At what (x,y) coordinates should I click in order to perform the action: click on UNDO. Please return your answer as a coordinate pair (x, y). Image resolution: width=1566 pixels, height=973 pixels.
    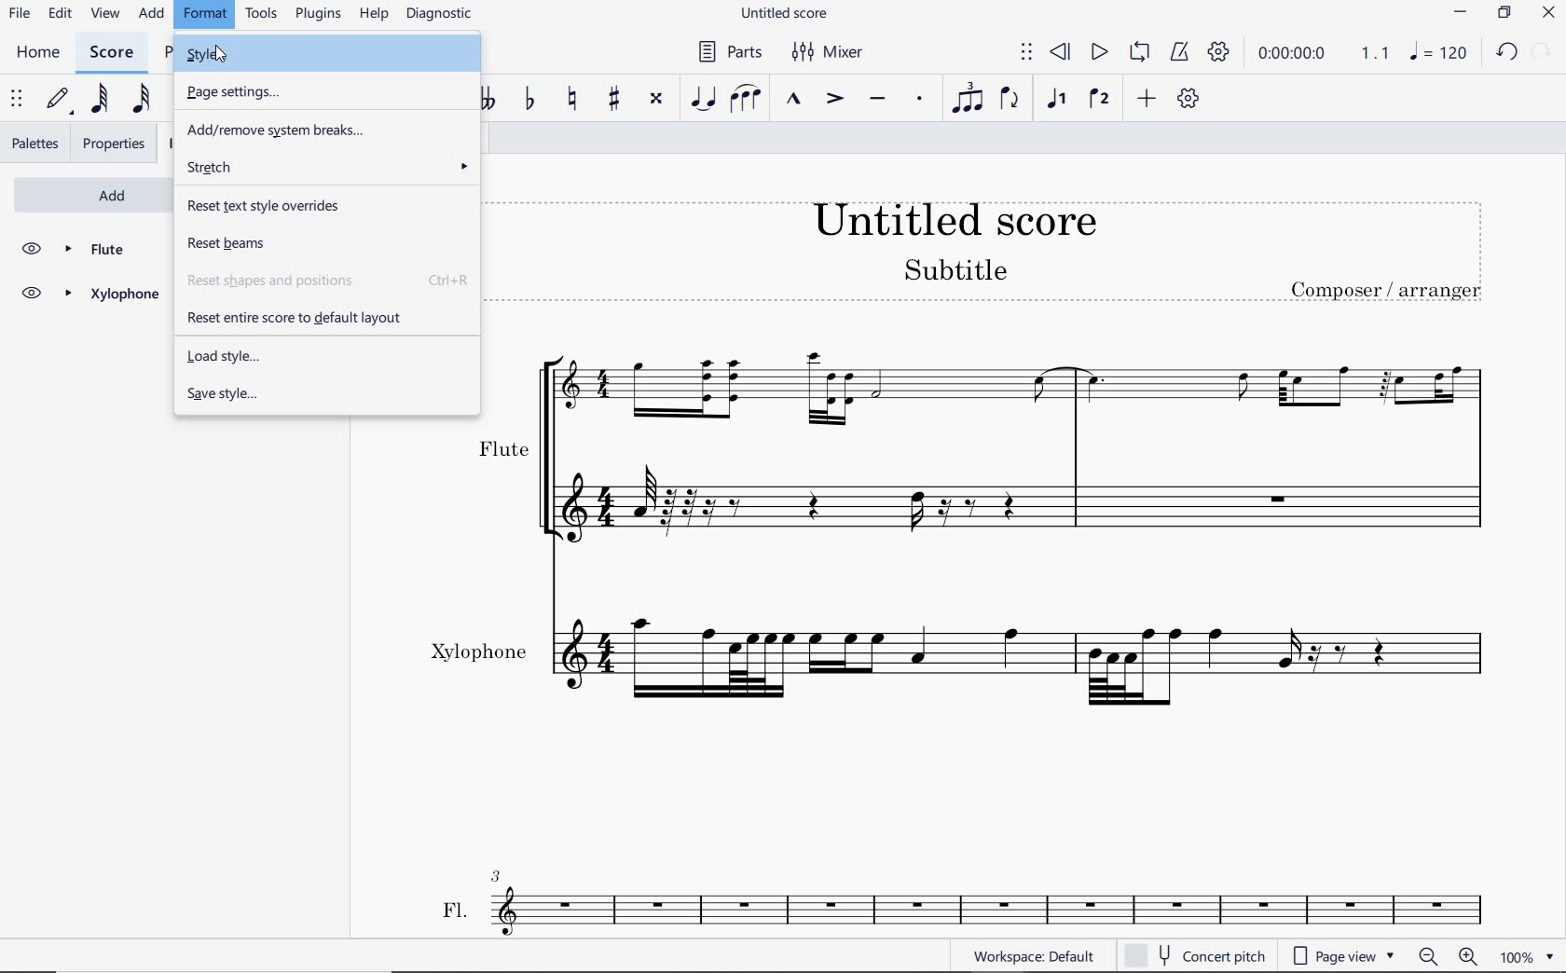
    Looking at the image, I should click on (1505, 53).